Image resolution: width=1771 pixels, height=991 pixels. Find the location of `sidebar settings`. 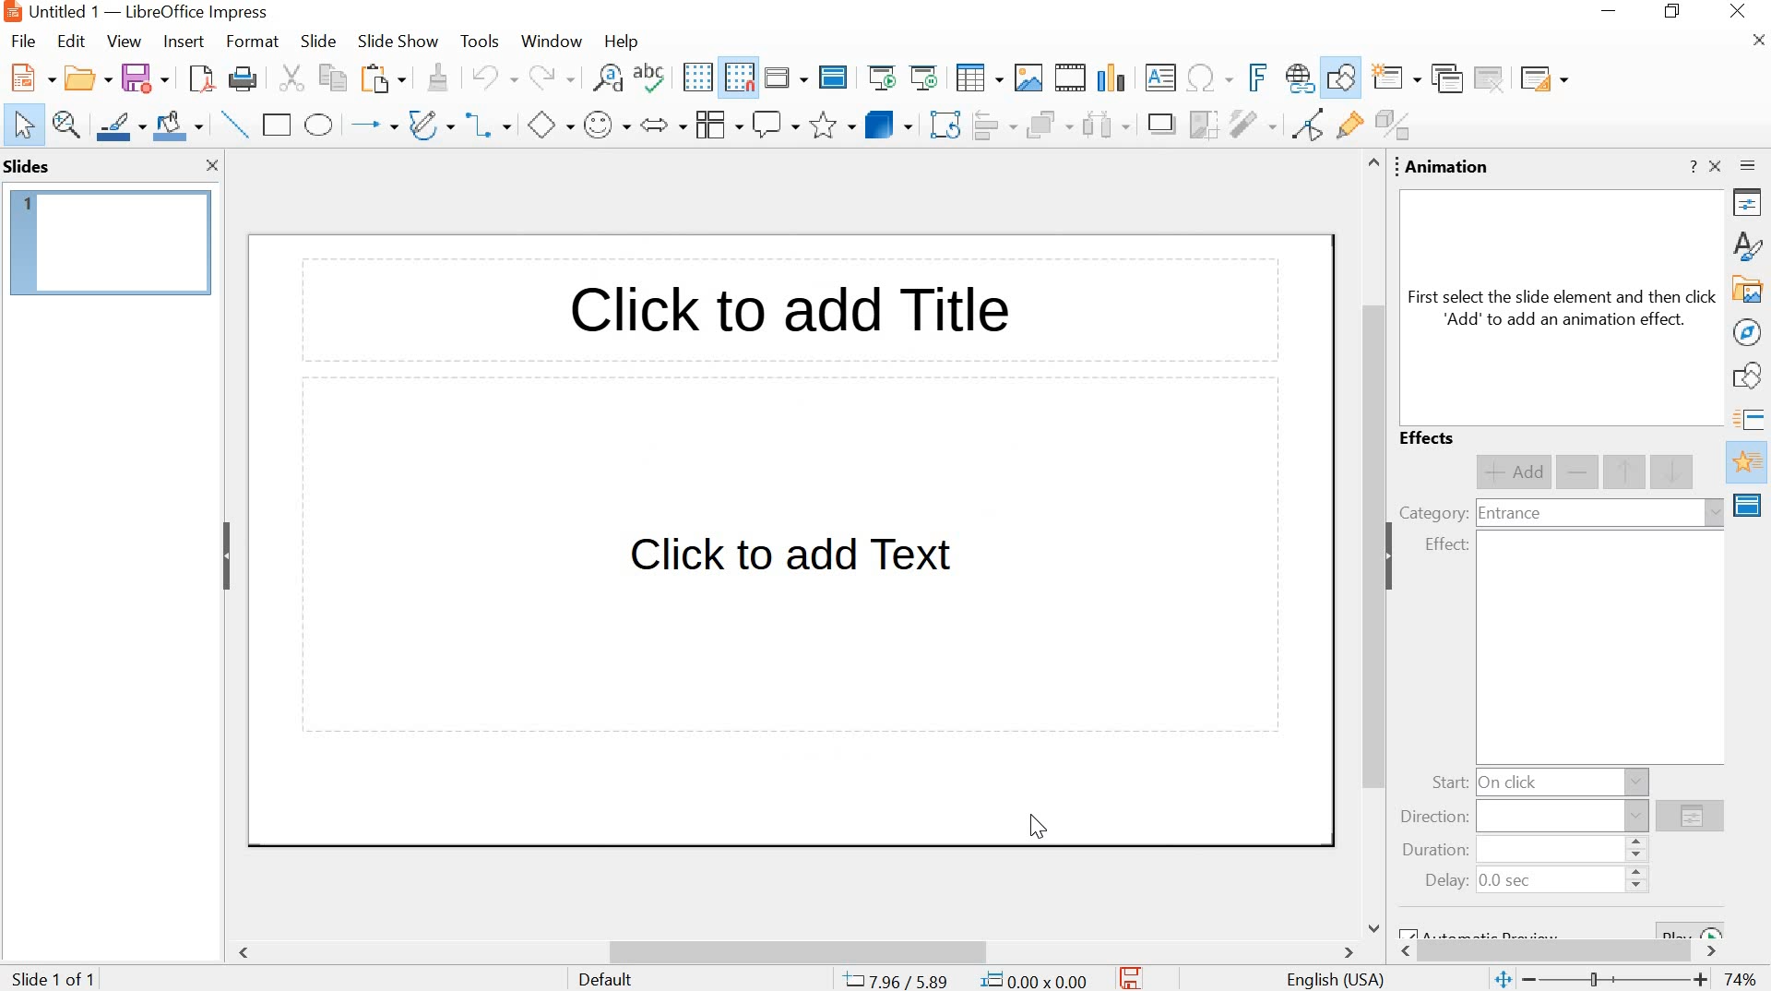

sidebar settings is located at coordinates (1751, 169).